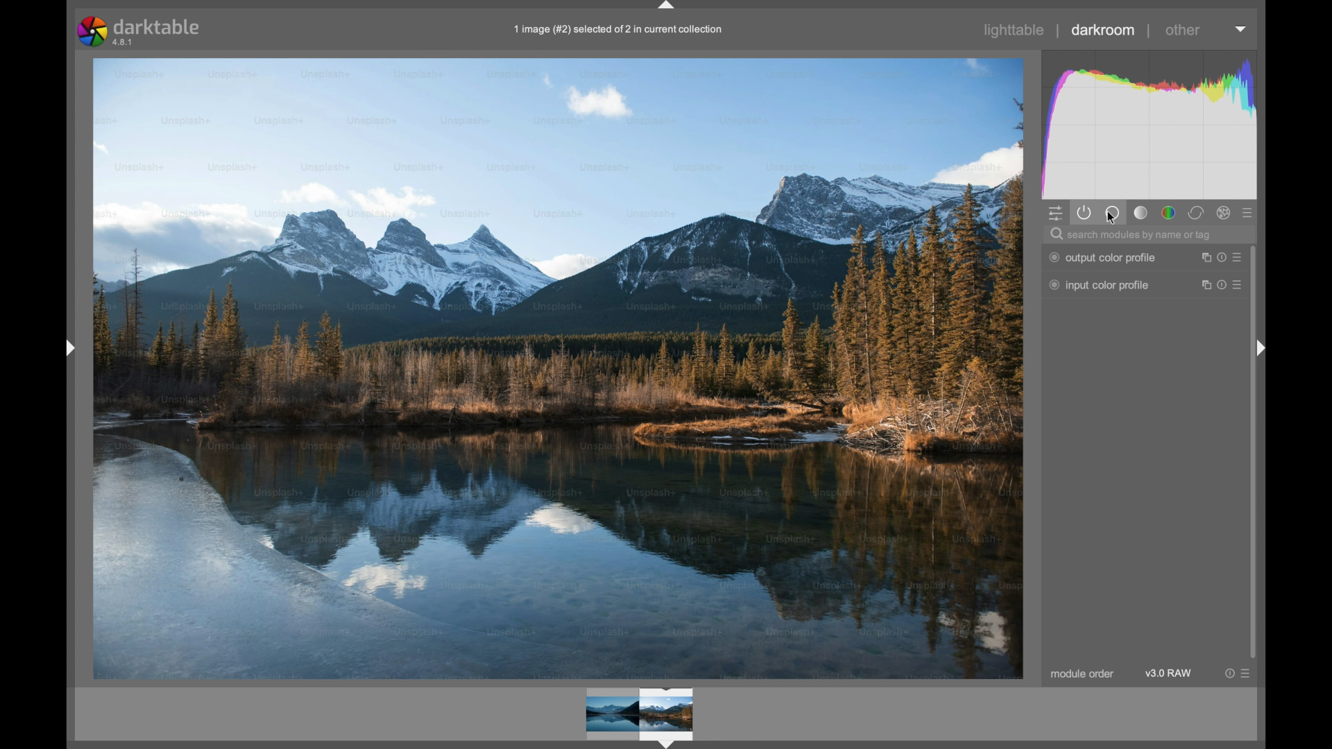 The height and width of the screenshot is (749, 1332). I want to click on instance, so click(1203, 257).